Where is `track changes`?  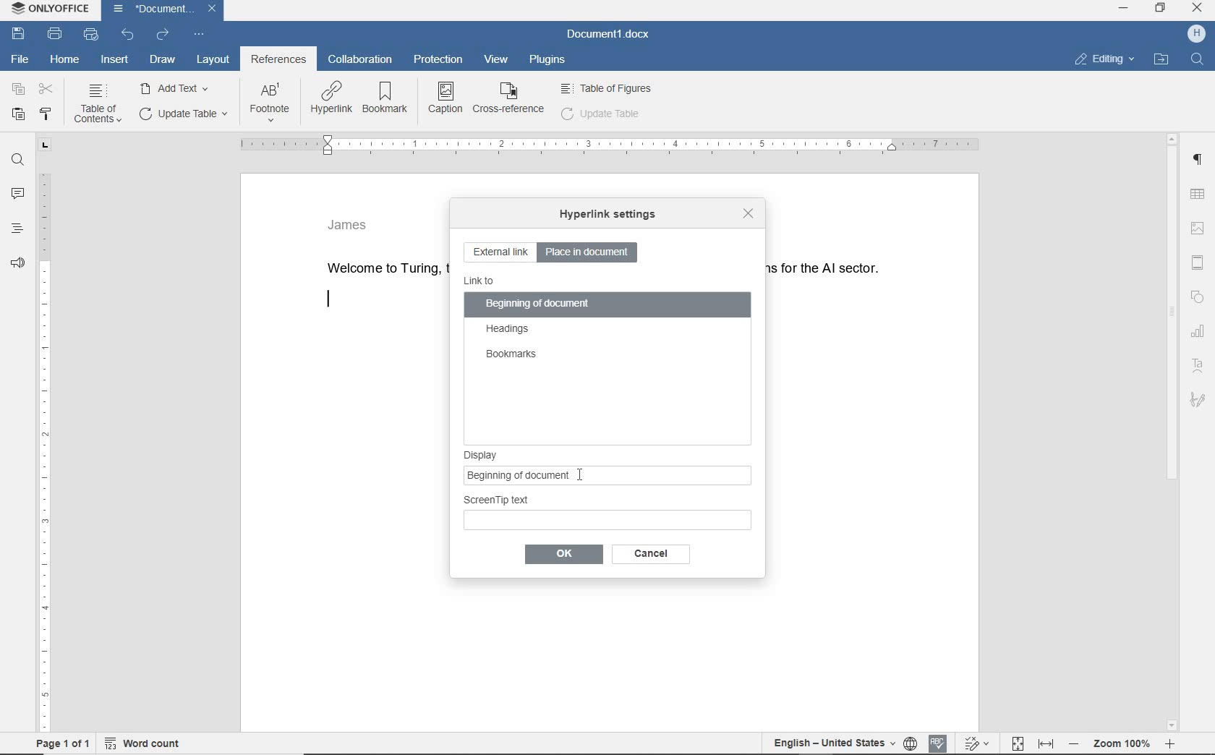
track changes is located at coordinates (978, 743).